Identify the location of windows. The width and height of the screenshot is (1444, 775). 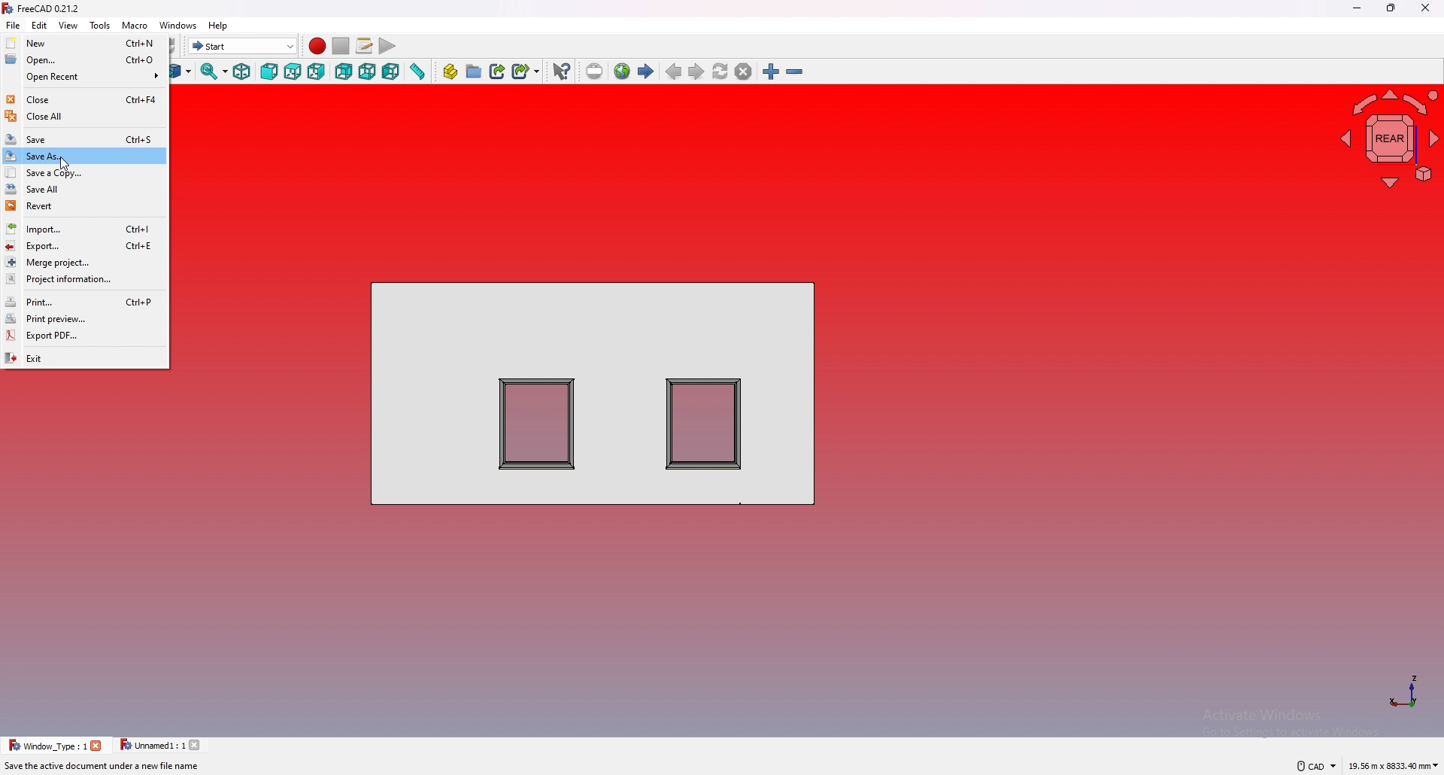
(177, 25).